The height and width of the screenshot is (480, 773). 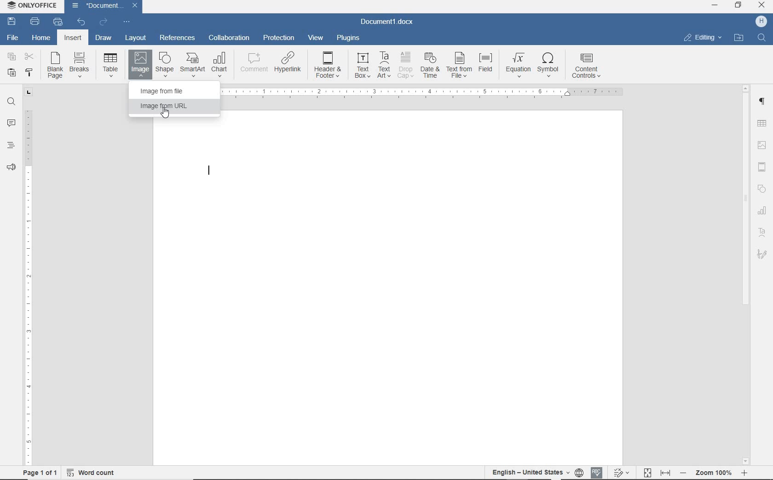 What do you see at coordinates (41, 473) in the screenshot?
I see `page 1of 1` at bounding box center [41, 473].